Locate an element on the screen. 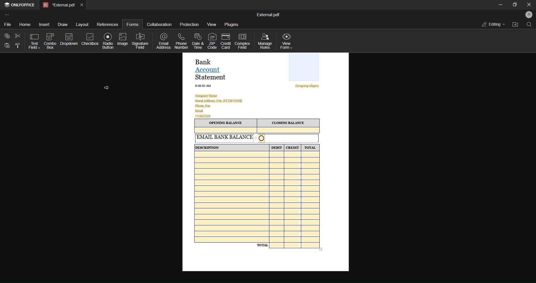 This screenshot has width=536, height=283. phone number is located at coordinates (181, 41).